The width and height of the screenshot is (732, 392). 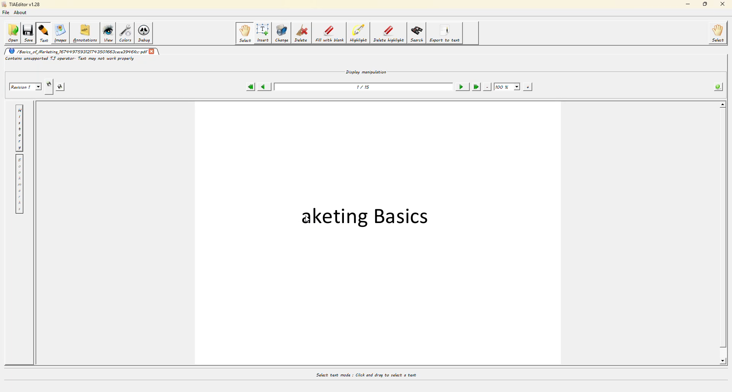 What do you see at coordinates (59, 86) in the screenshot?
I see `save this revision` at bounding box center [59, 86].